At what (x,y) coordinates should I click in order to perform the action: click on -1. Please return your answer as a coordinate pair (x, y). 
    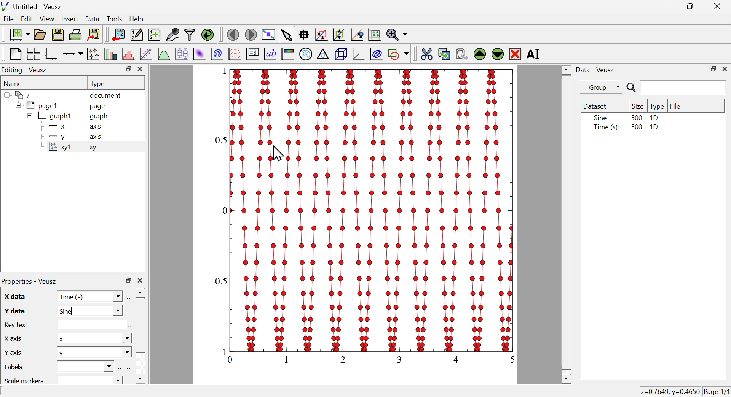
    Looking at the image, I should click on (222, 351).